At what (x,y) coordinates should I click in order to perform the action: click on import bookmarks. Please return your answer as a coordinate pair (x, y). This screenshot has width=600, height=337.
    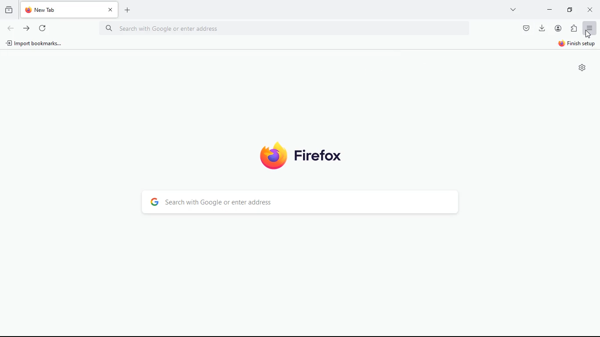
    Looking at the image, I should click on (37, 45).